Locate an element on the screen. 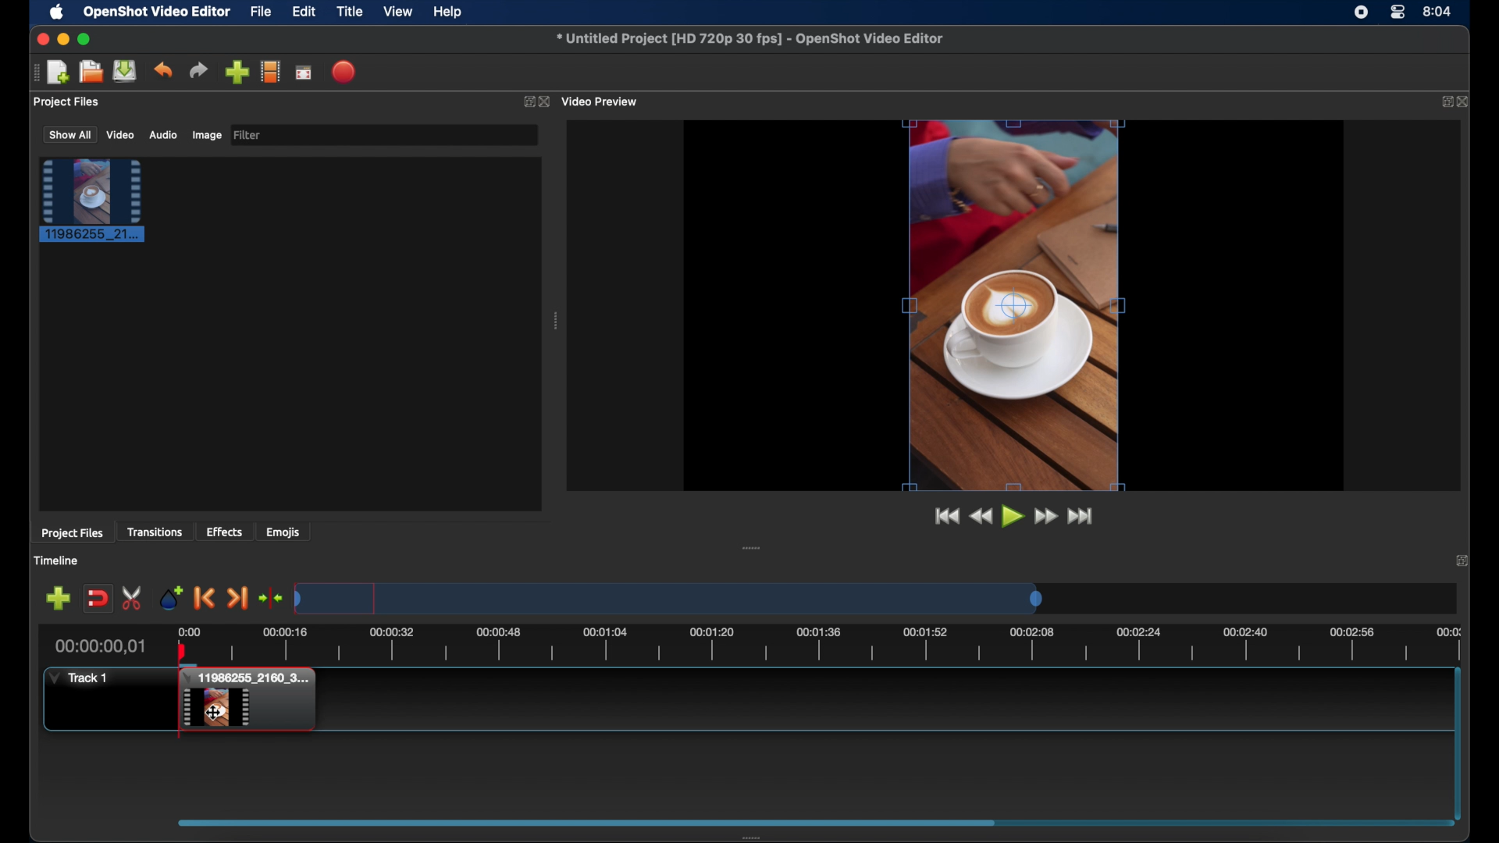  audio is located at coordinates (162, 134).